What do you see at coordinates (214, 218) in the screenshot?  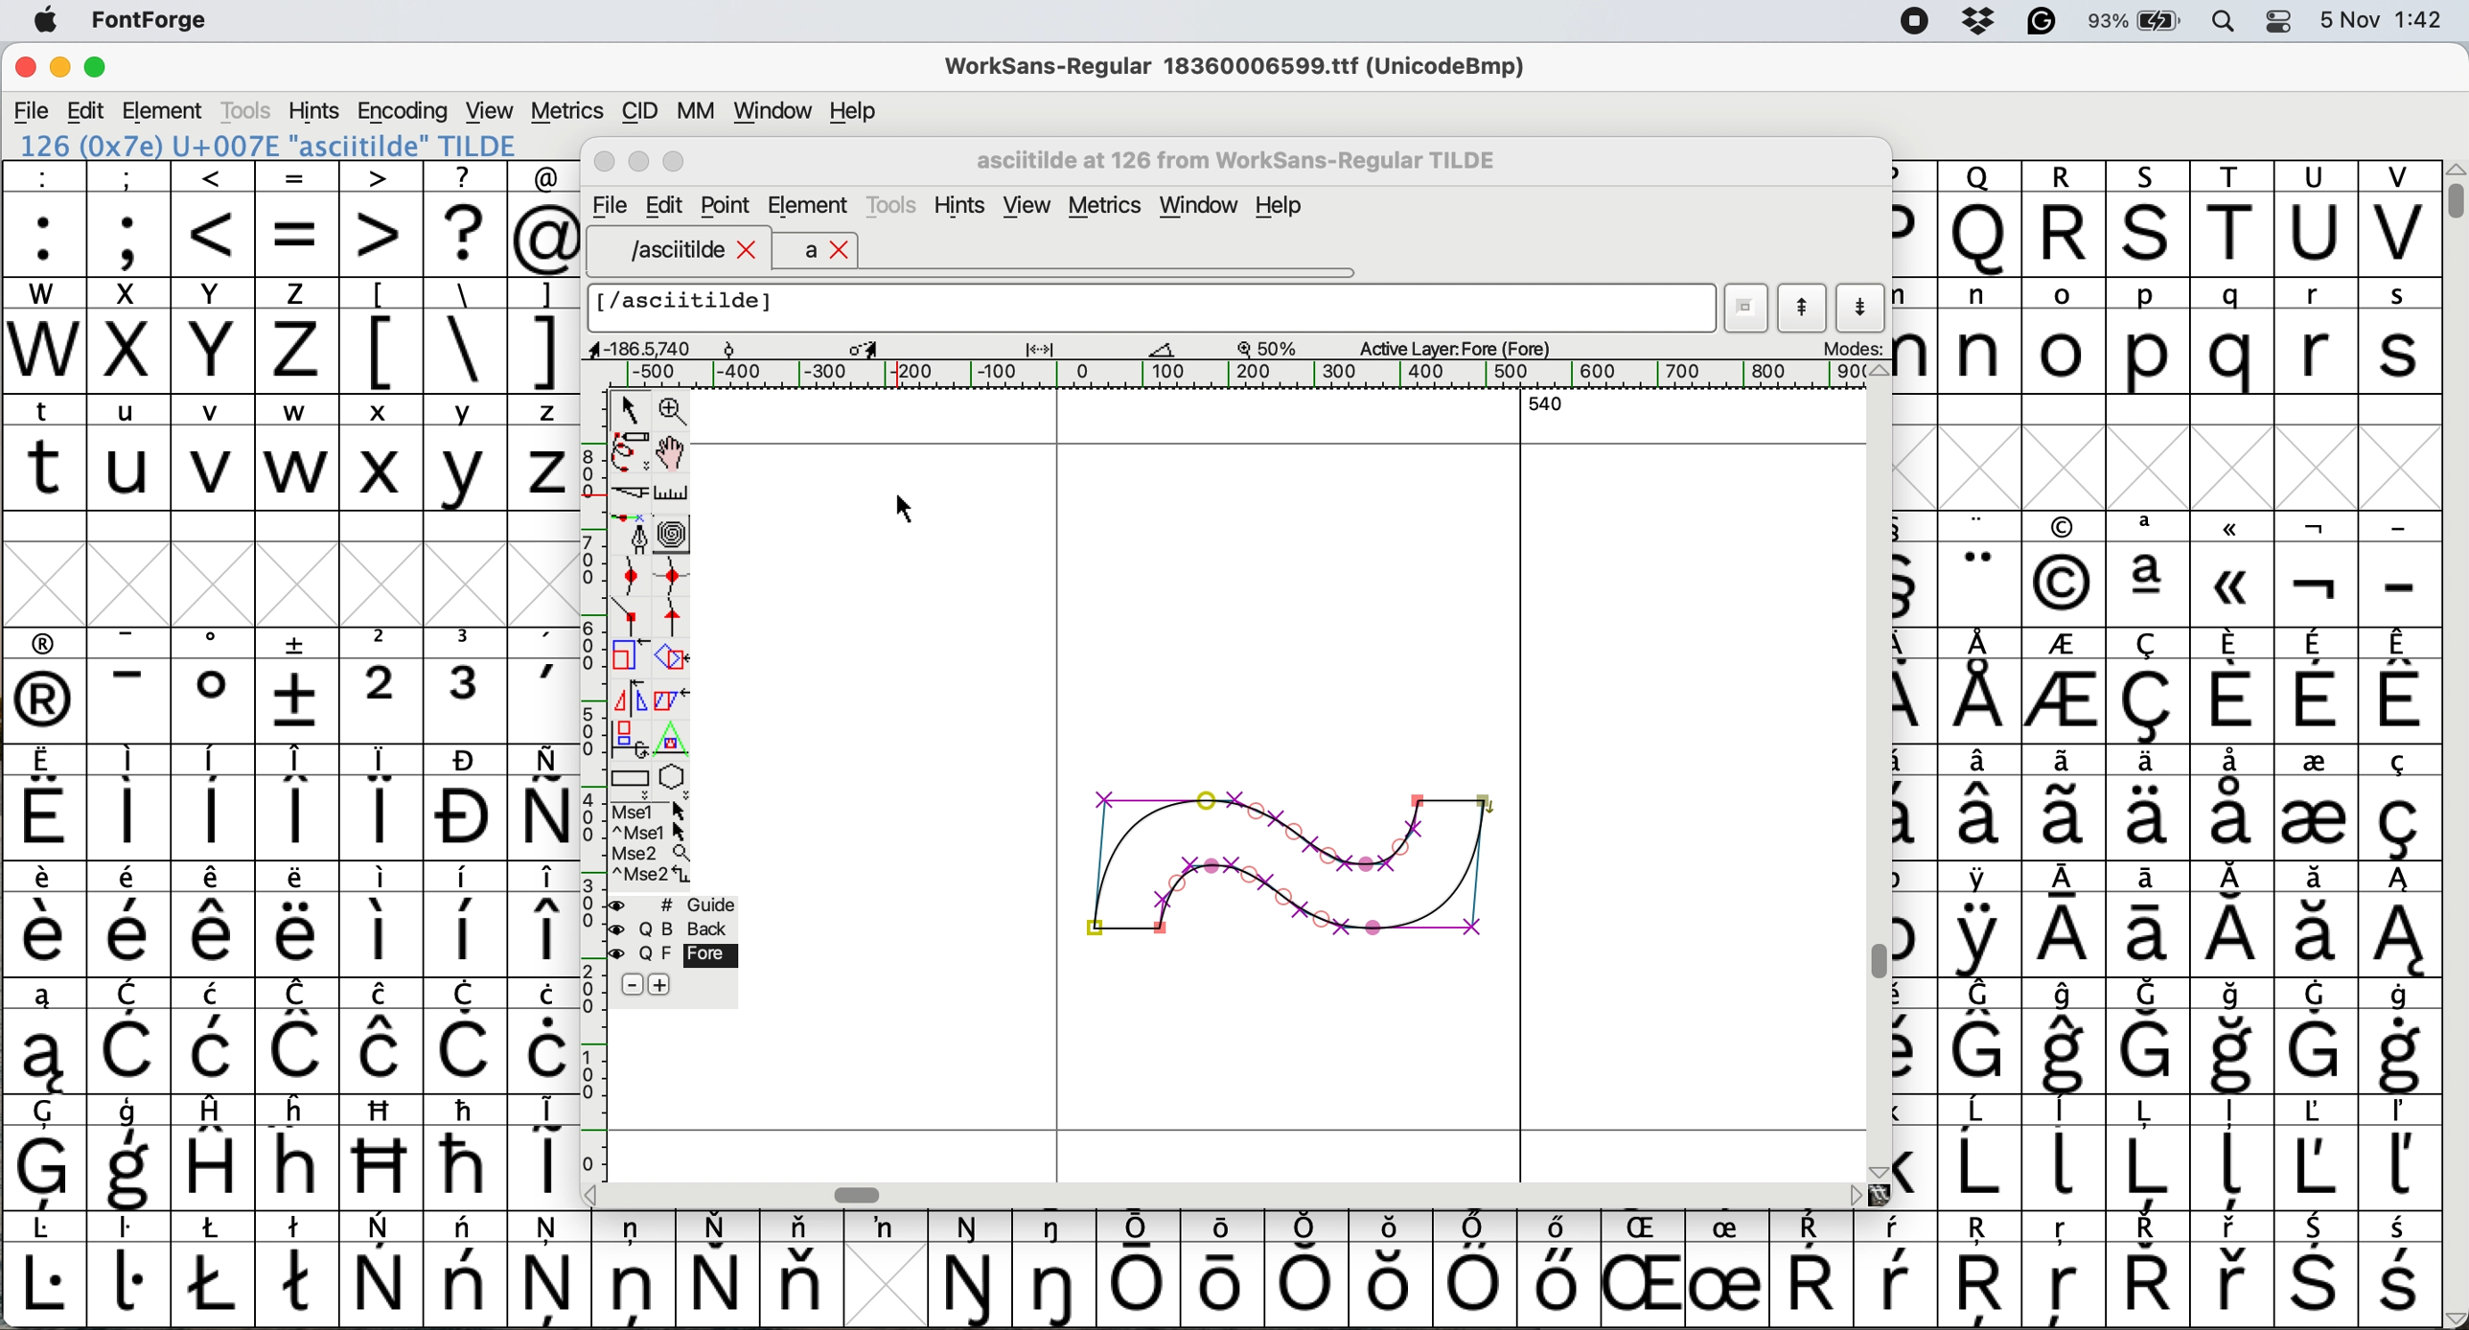 I see `<` at bounding box center [214, 218].